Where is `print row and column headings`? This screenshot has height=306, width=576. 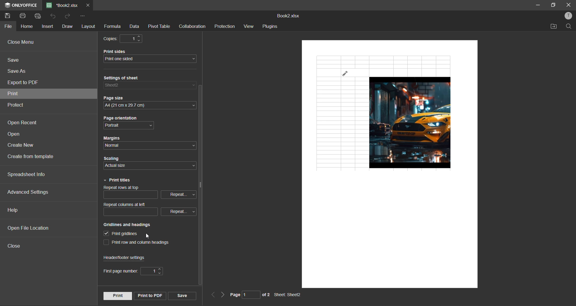 print row and column headings is located at coordinates (135, 243).